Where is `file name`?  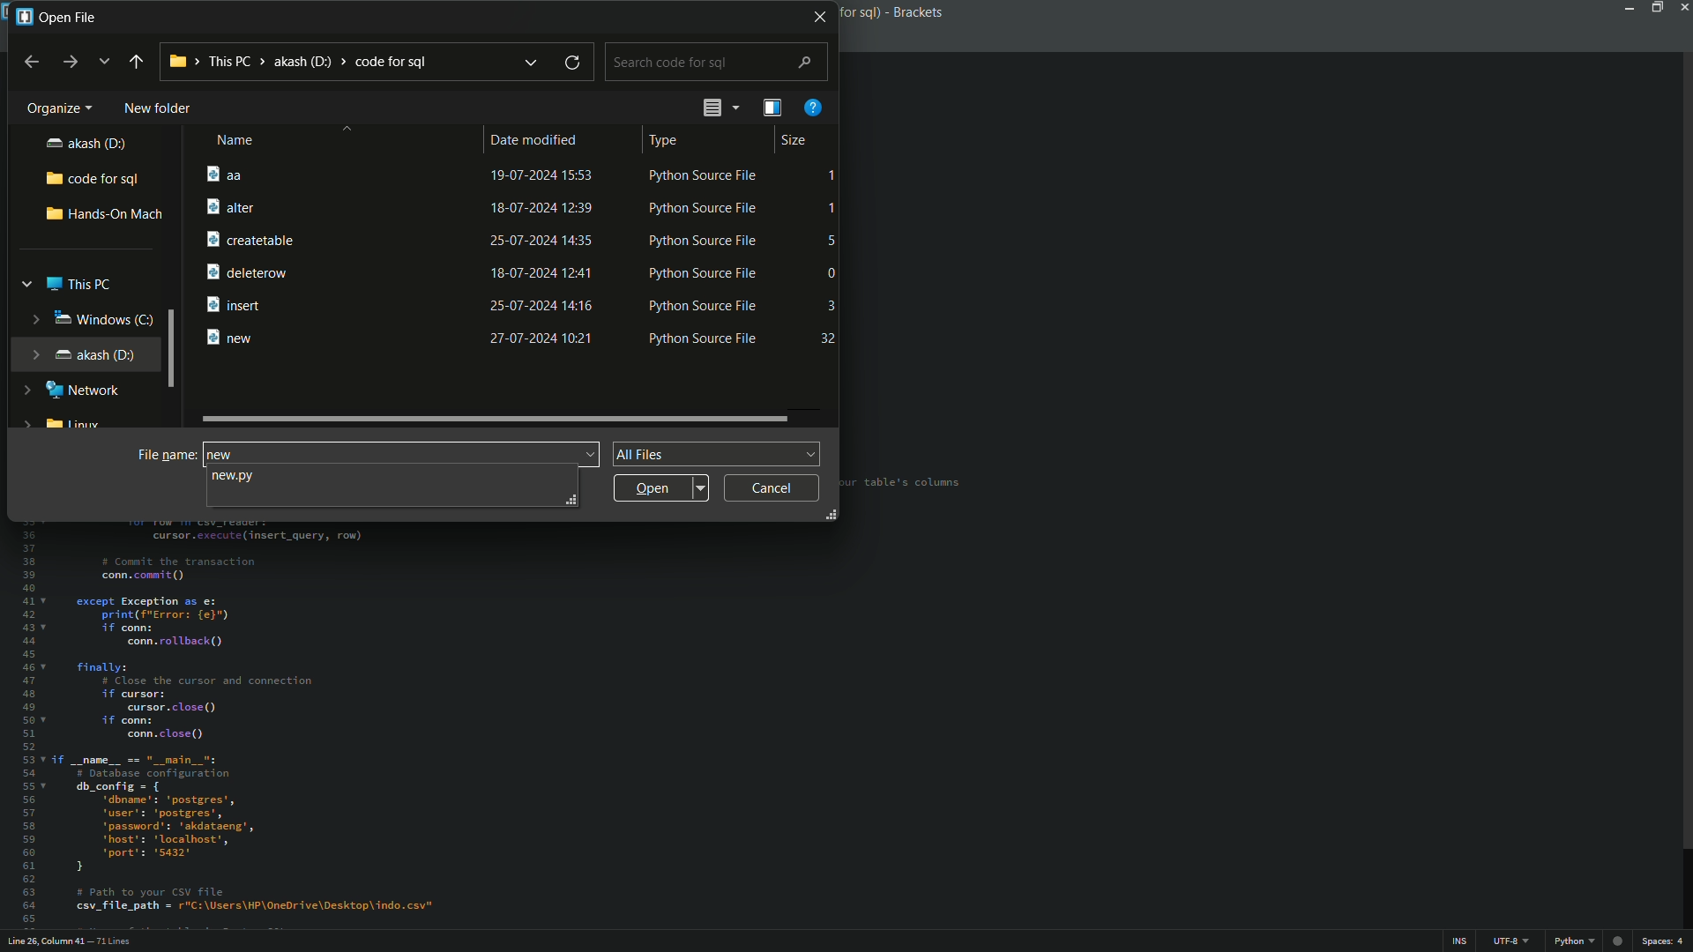 file name is located at coordinates (164, 455).